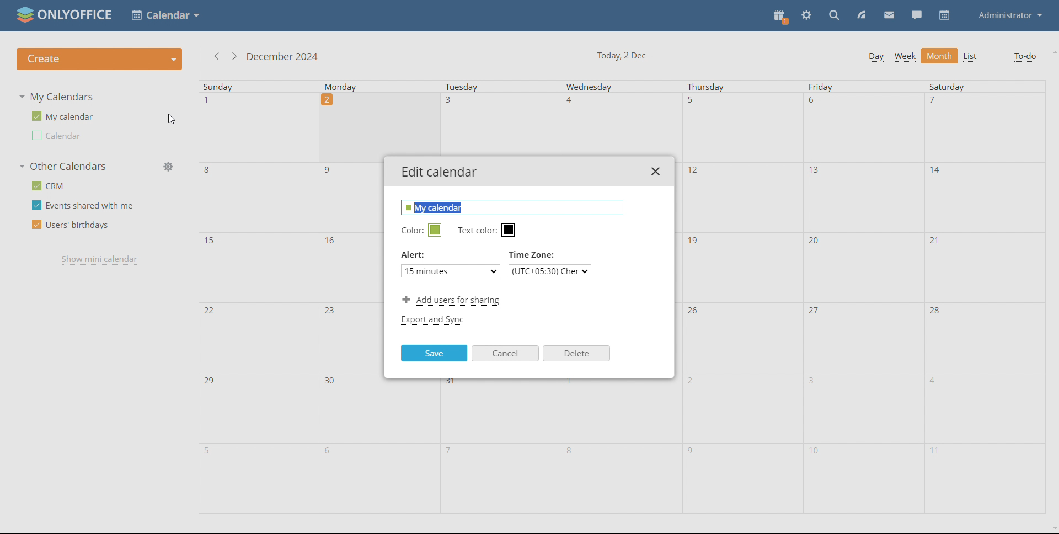  I want to click on crm, so click(49, 185).